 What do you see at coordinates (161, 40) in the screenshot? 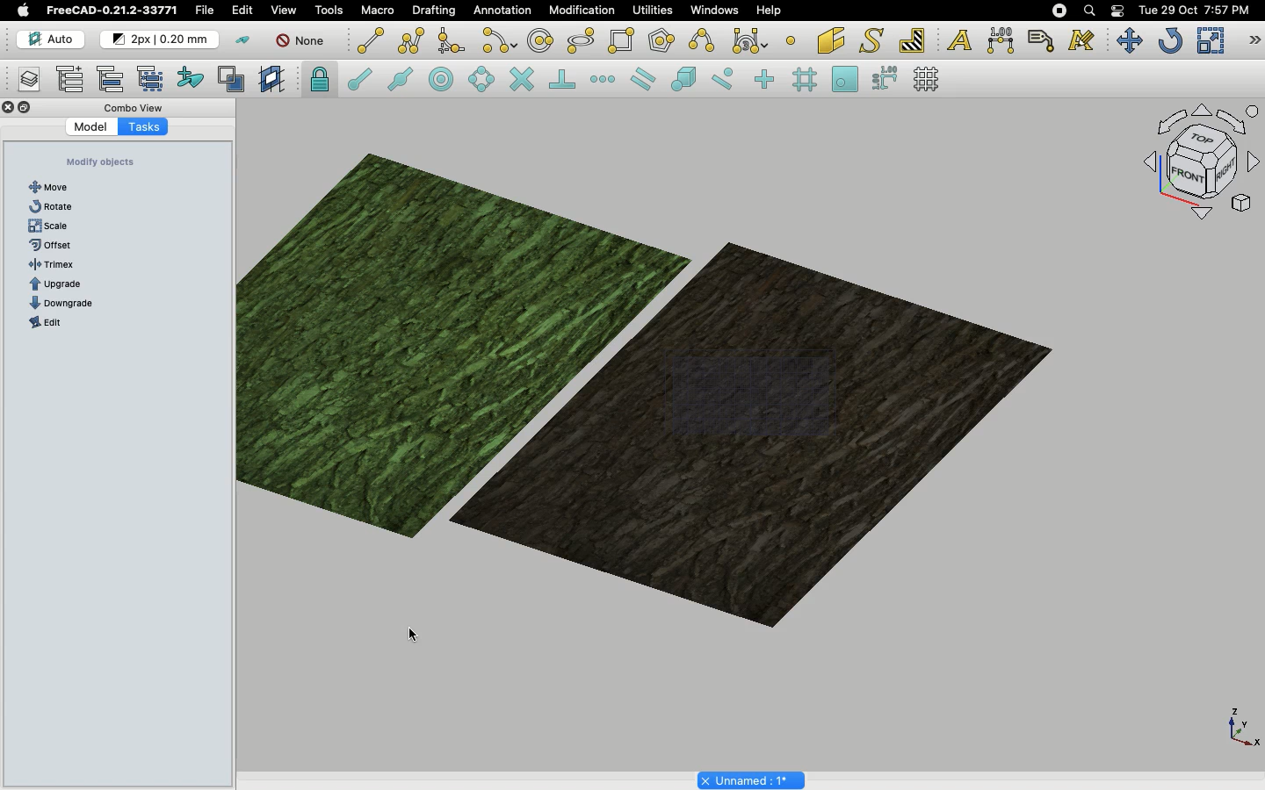
I see `Change default for new objects` at bounding box center [161, 40].